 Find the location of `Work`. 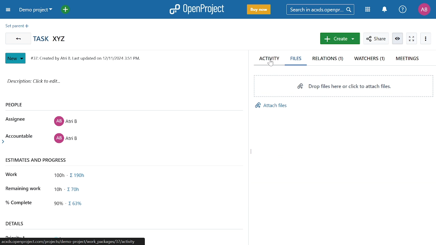

Work is located at coordinates (15, 175).